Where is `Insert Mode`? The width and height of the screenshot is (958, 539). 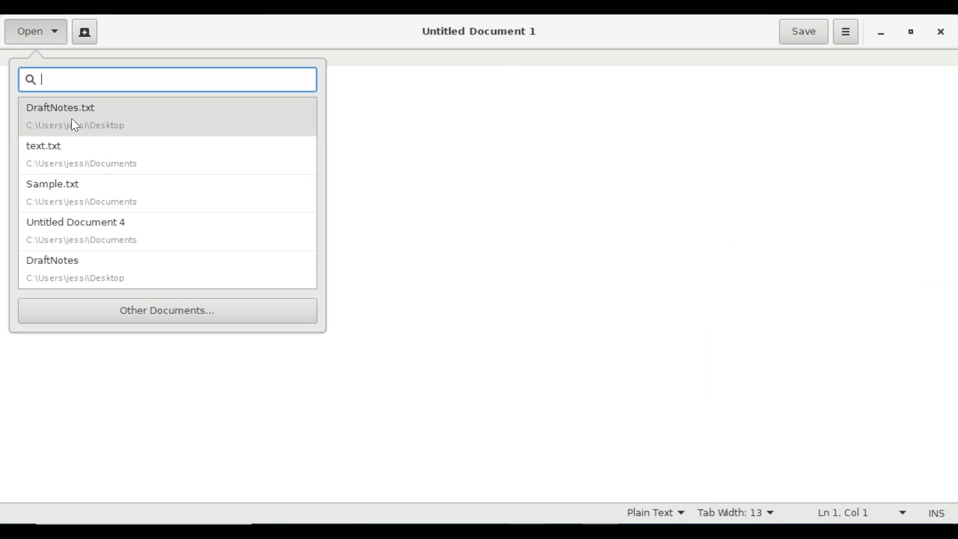 Insert Mode is located at coordinates (938, 514).